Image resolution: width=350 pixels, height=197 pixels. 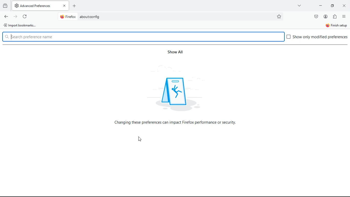 What do you see at coordinates (68, 17) in the screenshot?
I see `@ Firefox` at bounding box center [68, 17].